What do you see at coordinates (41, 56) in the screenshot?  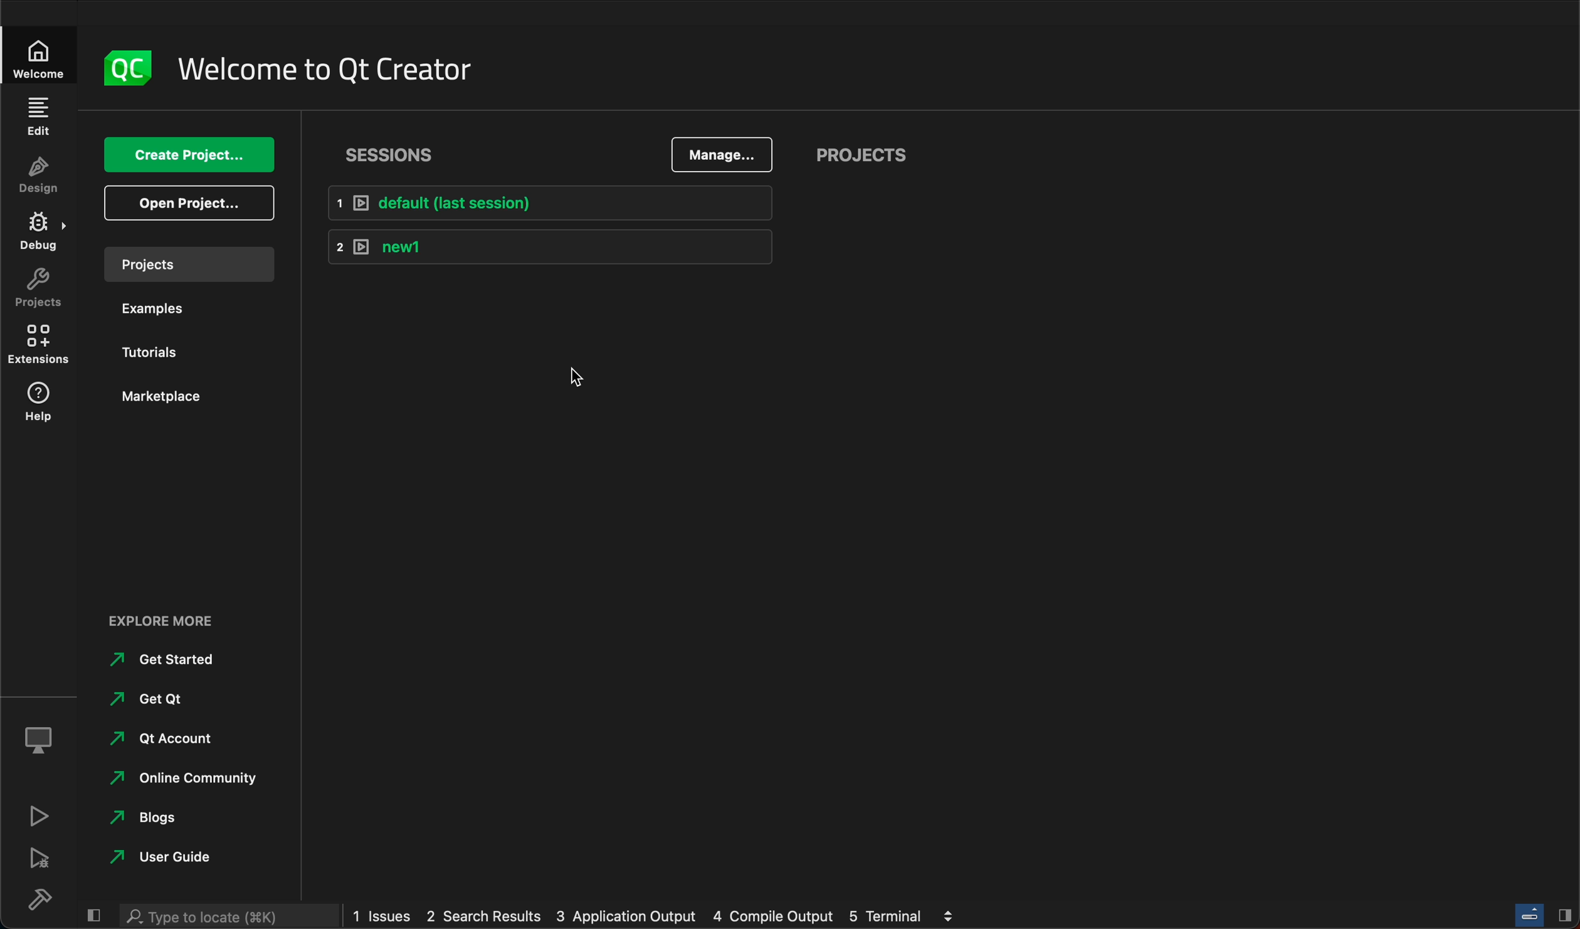 I see `Welcome` at bounding box center [41, 56].